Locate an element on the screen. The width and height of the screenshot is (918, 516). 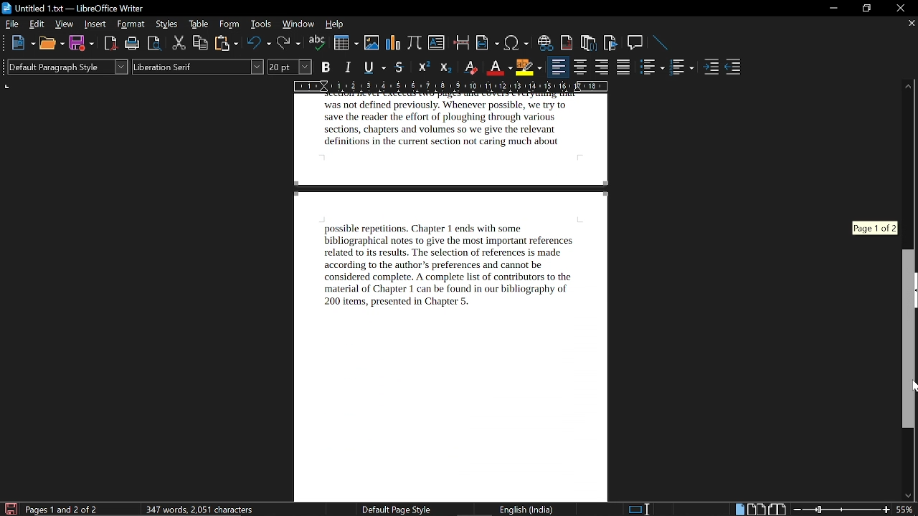
minimize is located at coordinates (833, 9).